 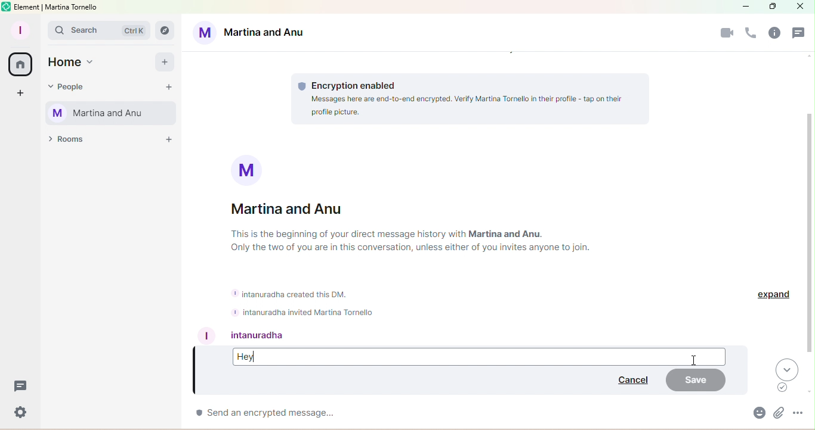 I want to click on Martina tornello, so click(x=72, y=8).